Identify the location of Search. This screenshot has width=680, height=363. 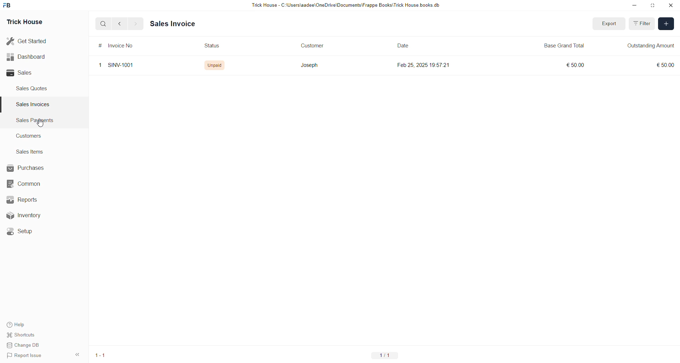
(103, 23).